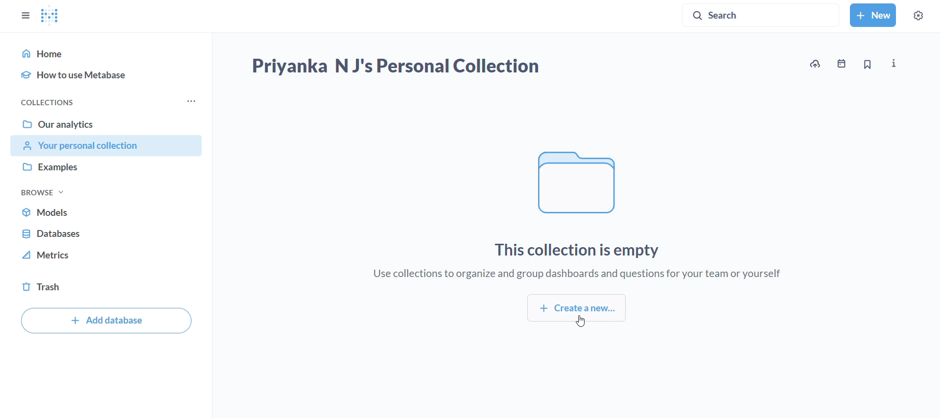  Describe the element at coordinates (106, 53) in the screenshot. I see `home` at that location.